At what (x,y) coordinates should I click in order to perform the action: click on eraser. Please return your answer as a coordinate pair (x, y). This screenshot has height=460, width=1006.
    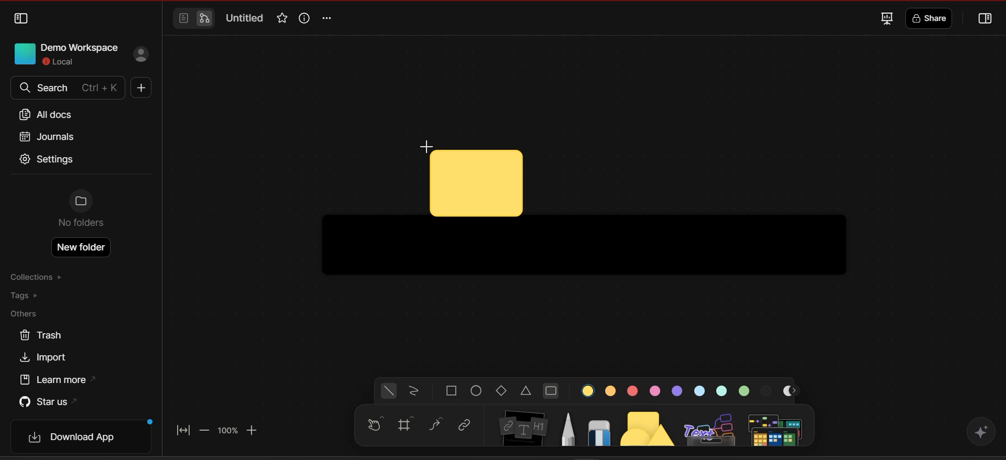
    Looking at the image, I should click on (599, 430).